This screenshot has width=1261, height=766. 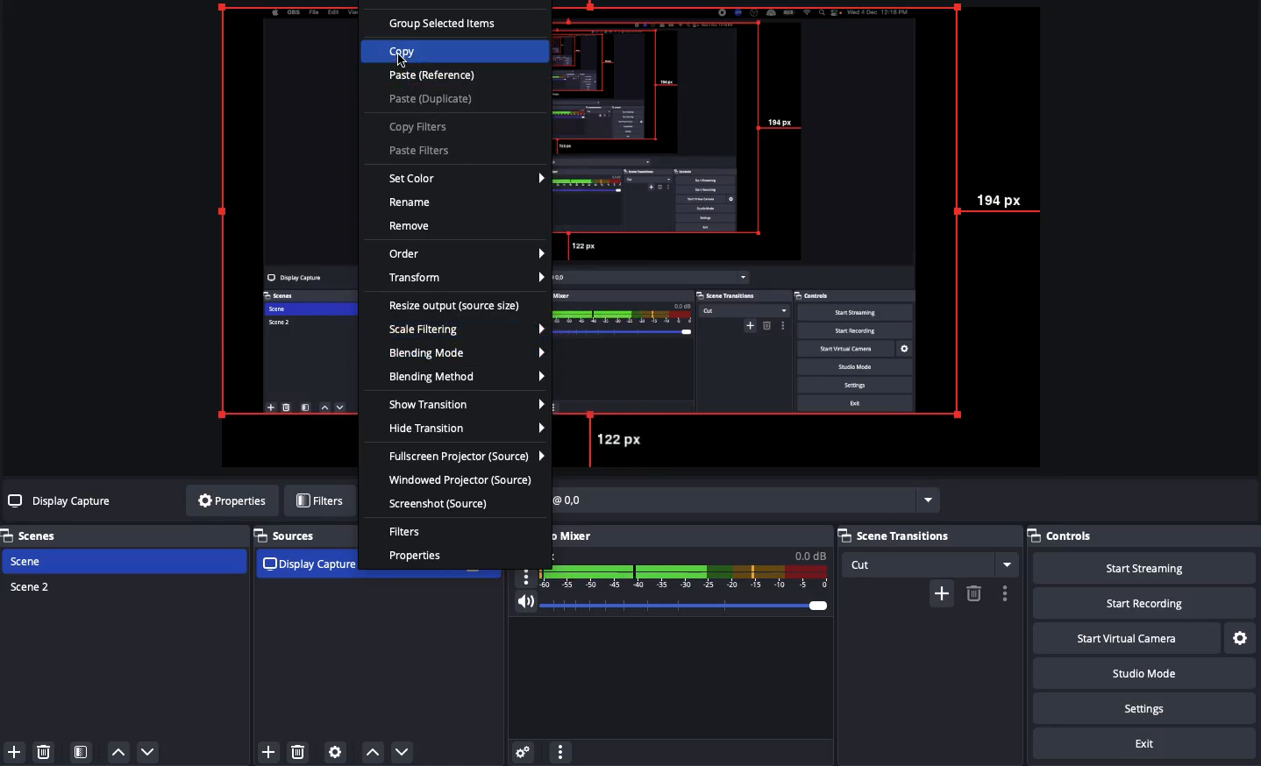 What do you see at coordinates (149, 753) in the screenshot?
I see `Move down` at bounding box center [149, 753].